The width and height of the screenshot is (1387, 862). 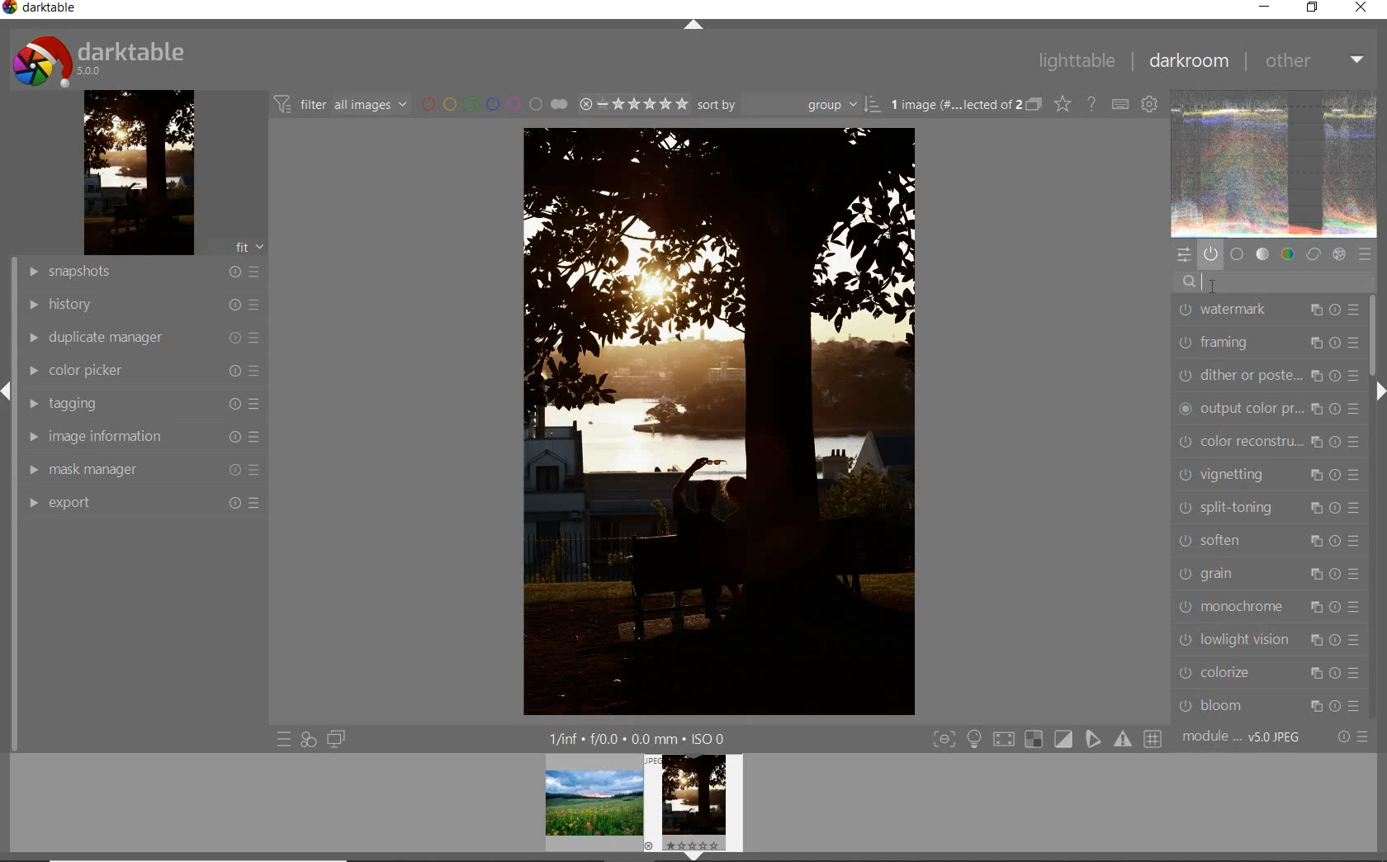 What do you see at coordinates (1277, 161) in the screenshot?
I see `image` at bounding box center [1277, 161].